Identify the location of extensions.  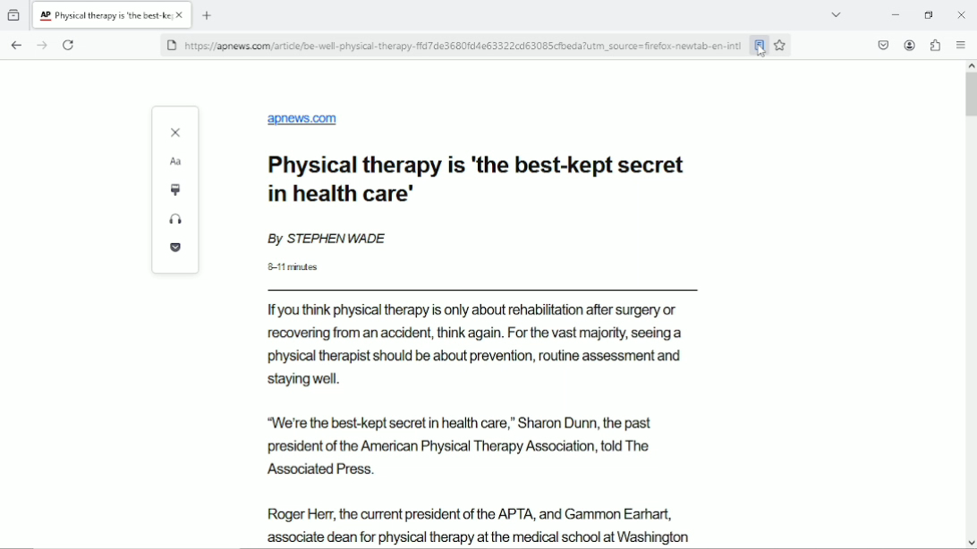
(935, 45).